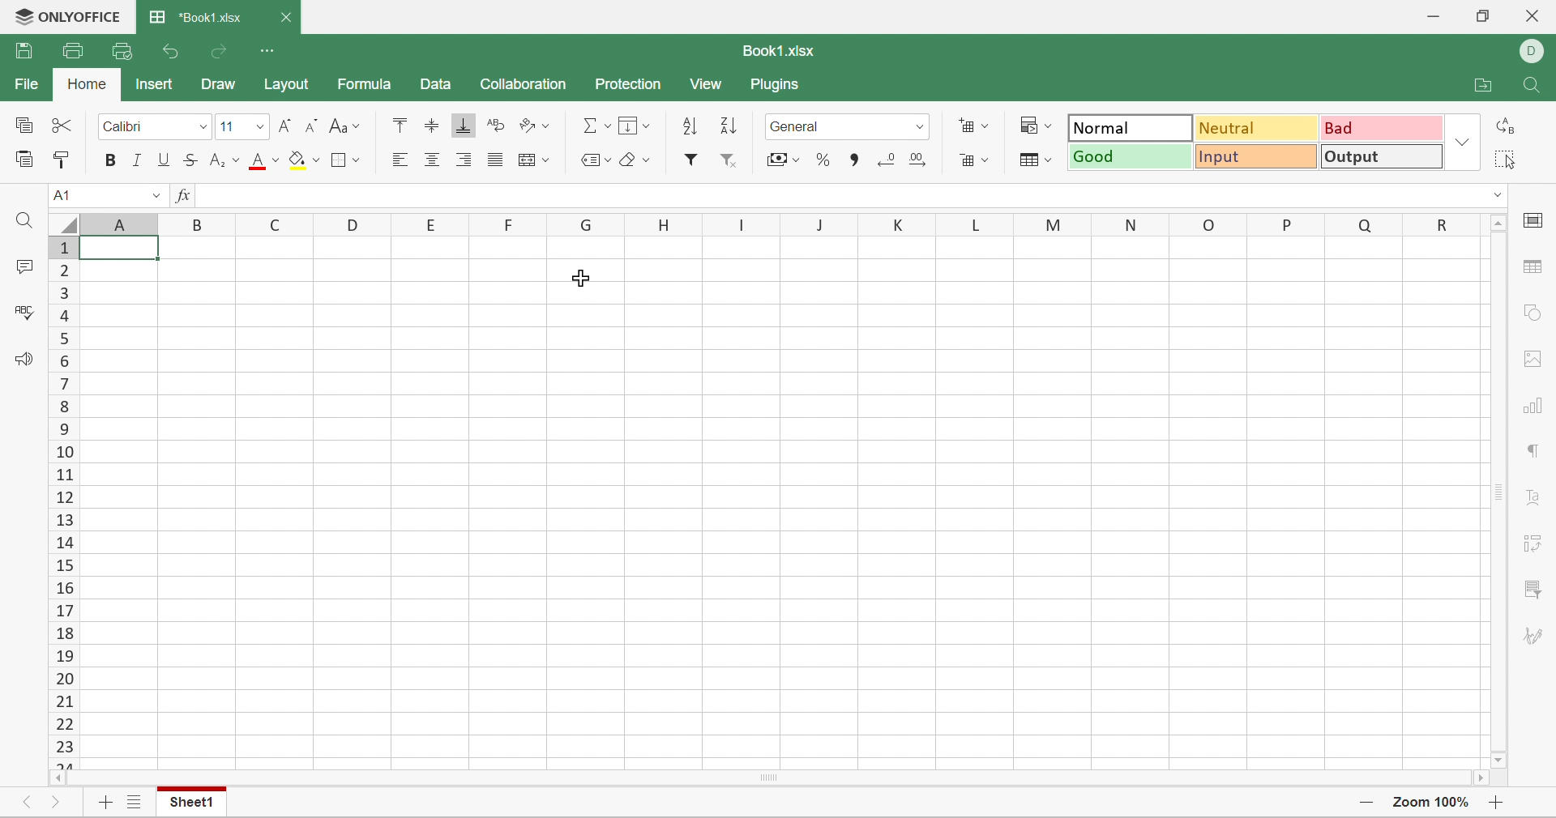 The height and width of the screenshot is (818, 1556). I want to click on Scroll down, so click(1498, 762).